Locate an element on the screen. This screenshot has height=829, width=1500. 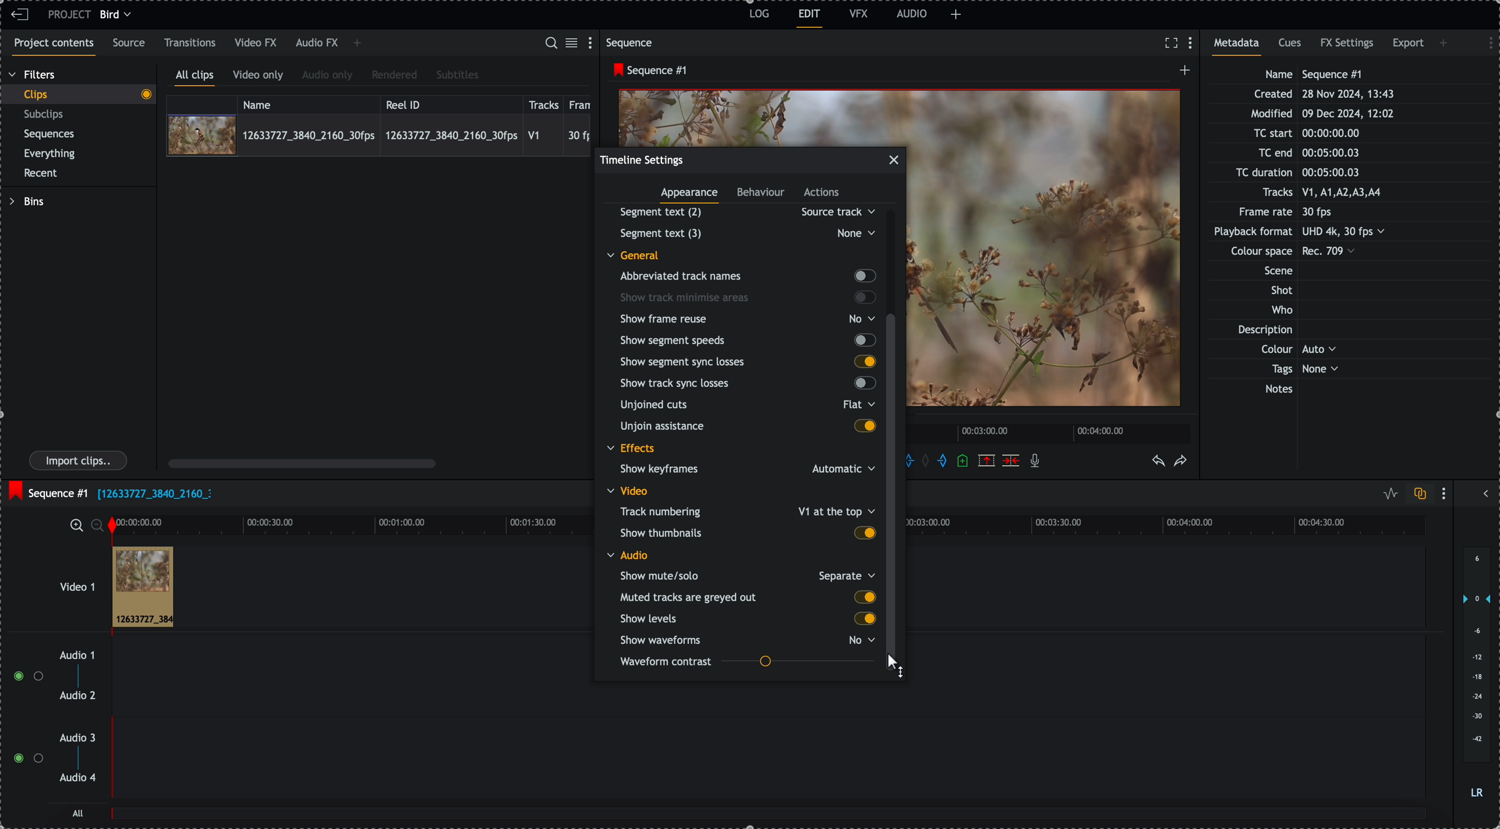
audio output level (d/B) is located at coordinates (1476, 674).